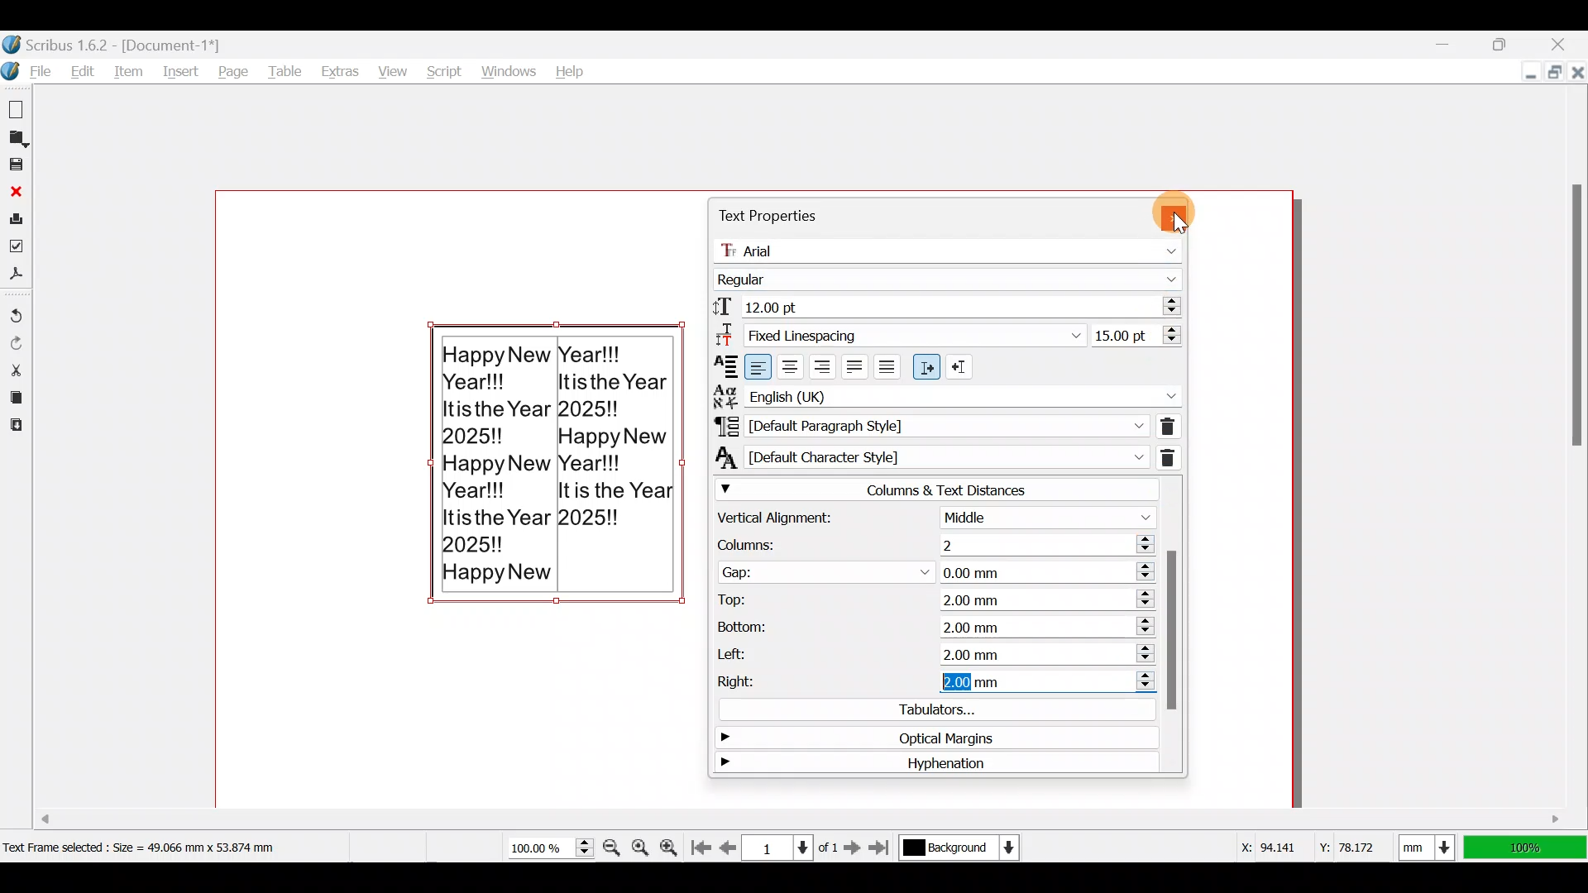 The width and height of the screenshot is (1588, 893). What do you see at coordinates (951, 276) in the screenshot?
I see `Font style` at bounding box center [951, 276].